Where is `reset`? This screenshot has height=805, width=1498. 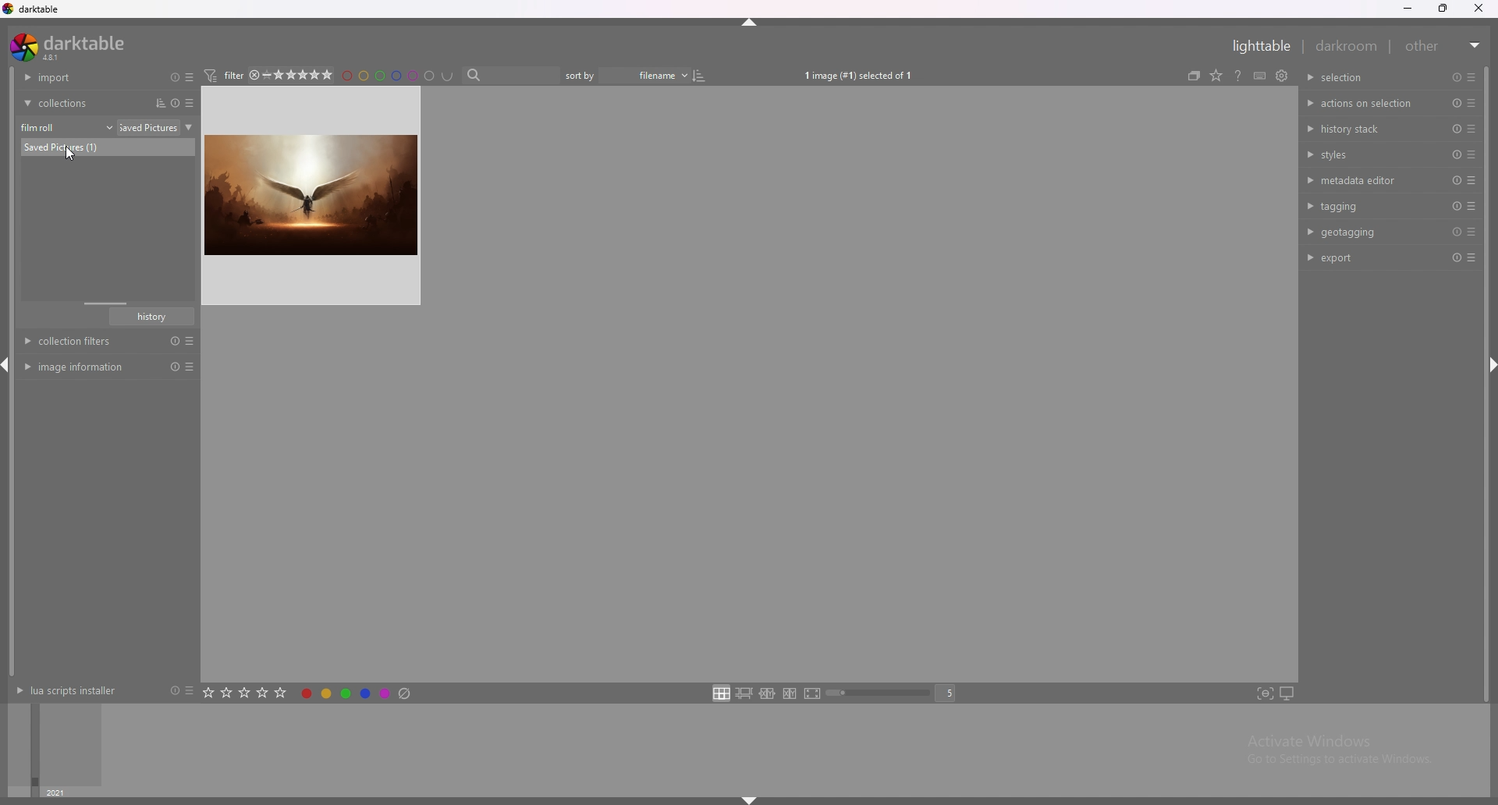
reset is located at coordinates (1454, 206).